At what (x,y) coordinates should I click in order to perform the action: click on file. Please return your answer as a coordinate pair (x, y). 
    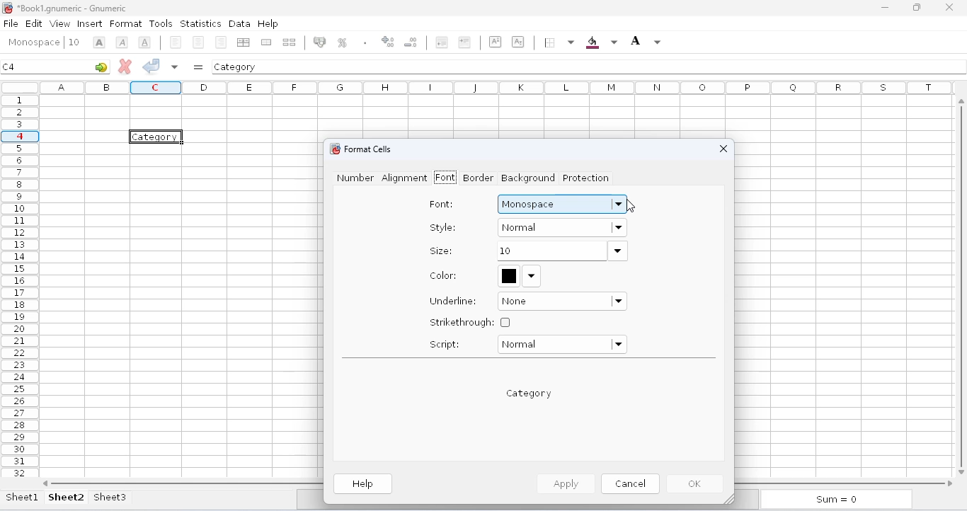
    Looking at the image, I should click on (11, 23).